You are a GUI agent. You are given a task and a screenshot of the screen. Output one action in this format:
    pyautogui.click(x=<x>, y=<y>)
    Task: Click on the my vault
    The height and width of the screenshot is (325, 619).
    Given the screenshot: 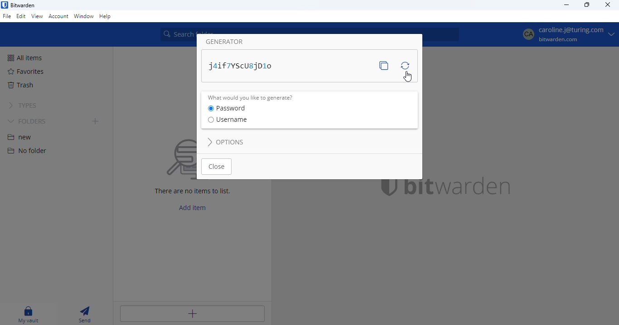 What is the action you would take?
    pyautogui.click(x=29, y=315)
    